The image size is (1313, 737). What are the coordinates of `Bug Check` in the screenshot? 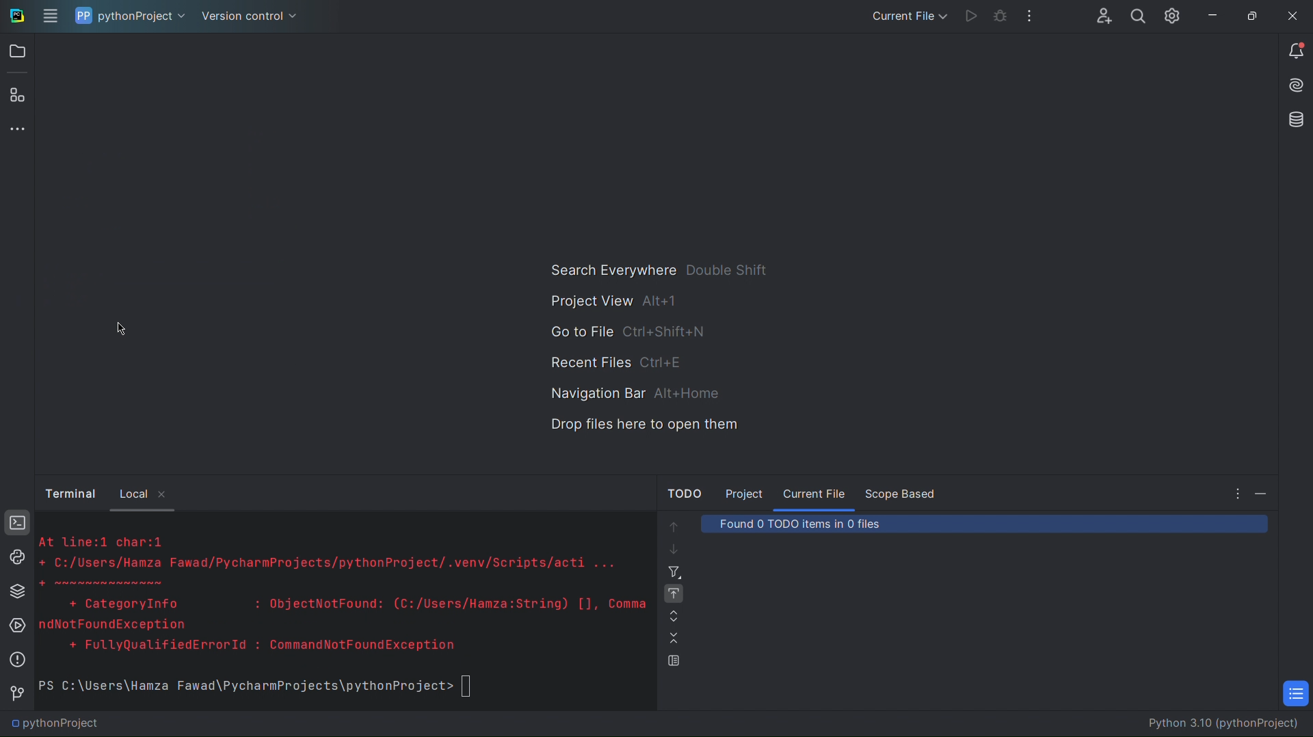 It's located at (998, 17).